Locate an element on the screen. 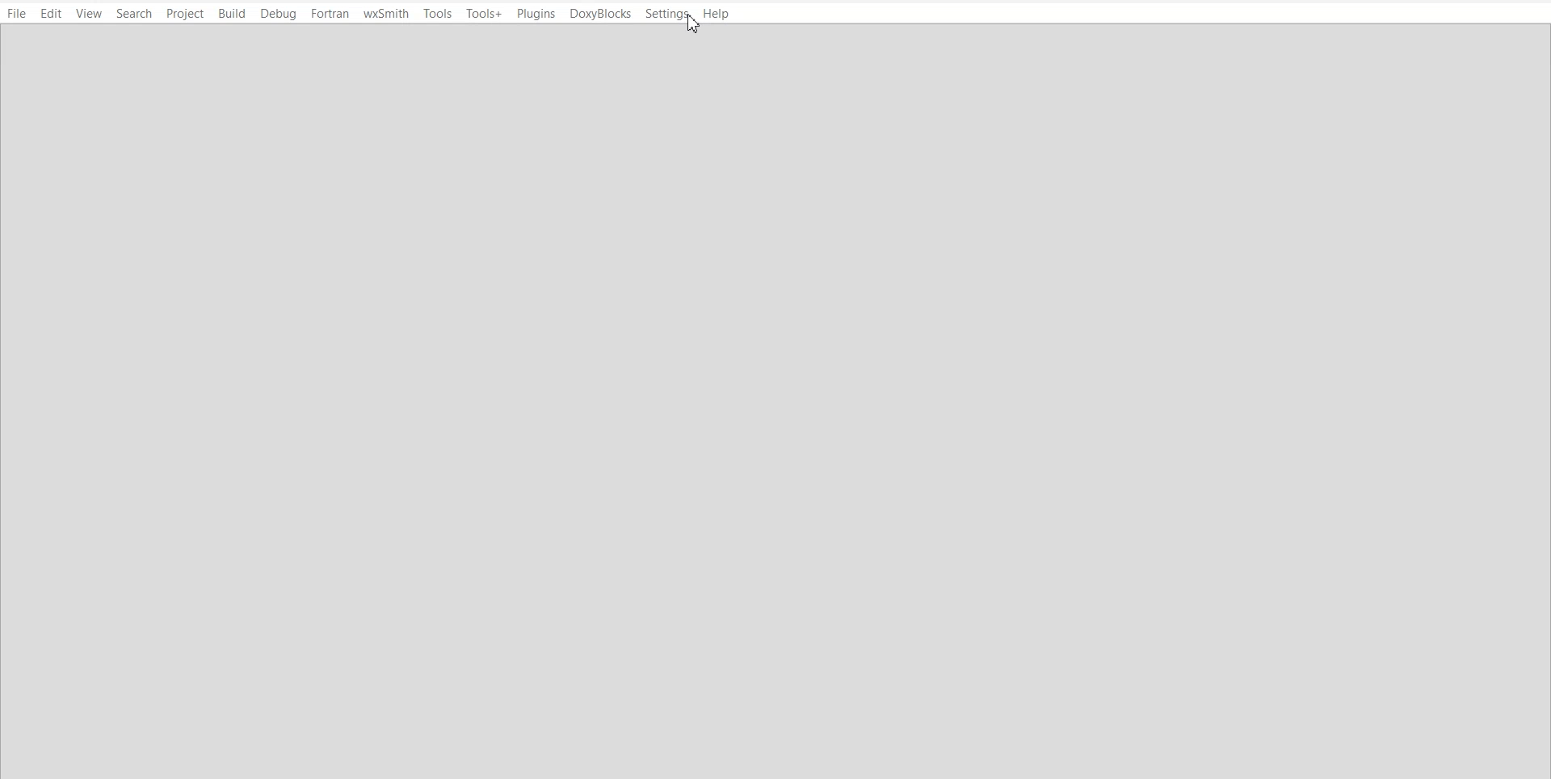 The height and width of the screenshot is (779, 1551). cursor is located at coordinates (695, 27).